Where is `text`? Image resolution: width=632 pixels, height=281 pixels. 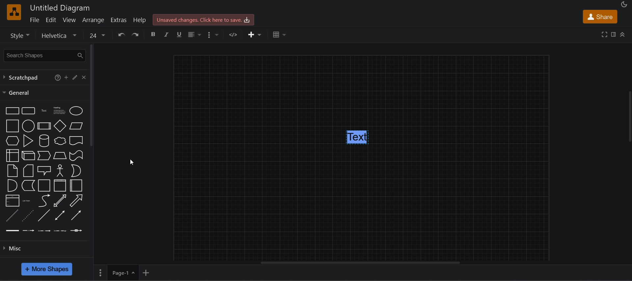 text is located at coordinates (357, 136).